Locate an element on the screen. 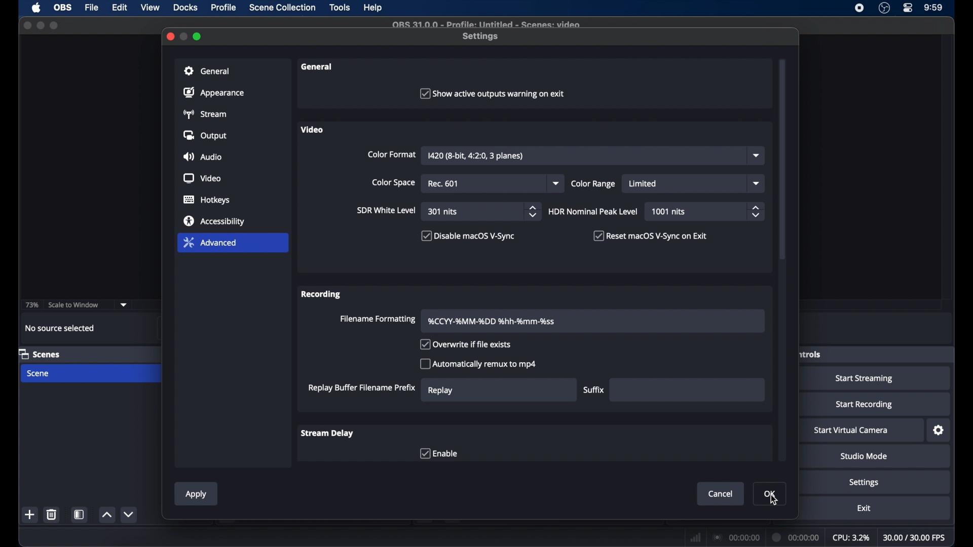 The height and width of the screenshot is (547, 973). output is located at coordinates (205, 135).